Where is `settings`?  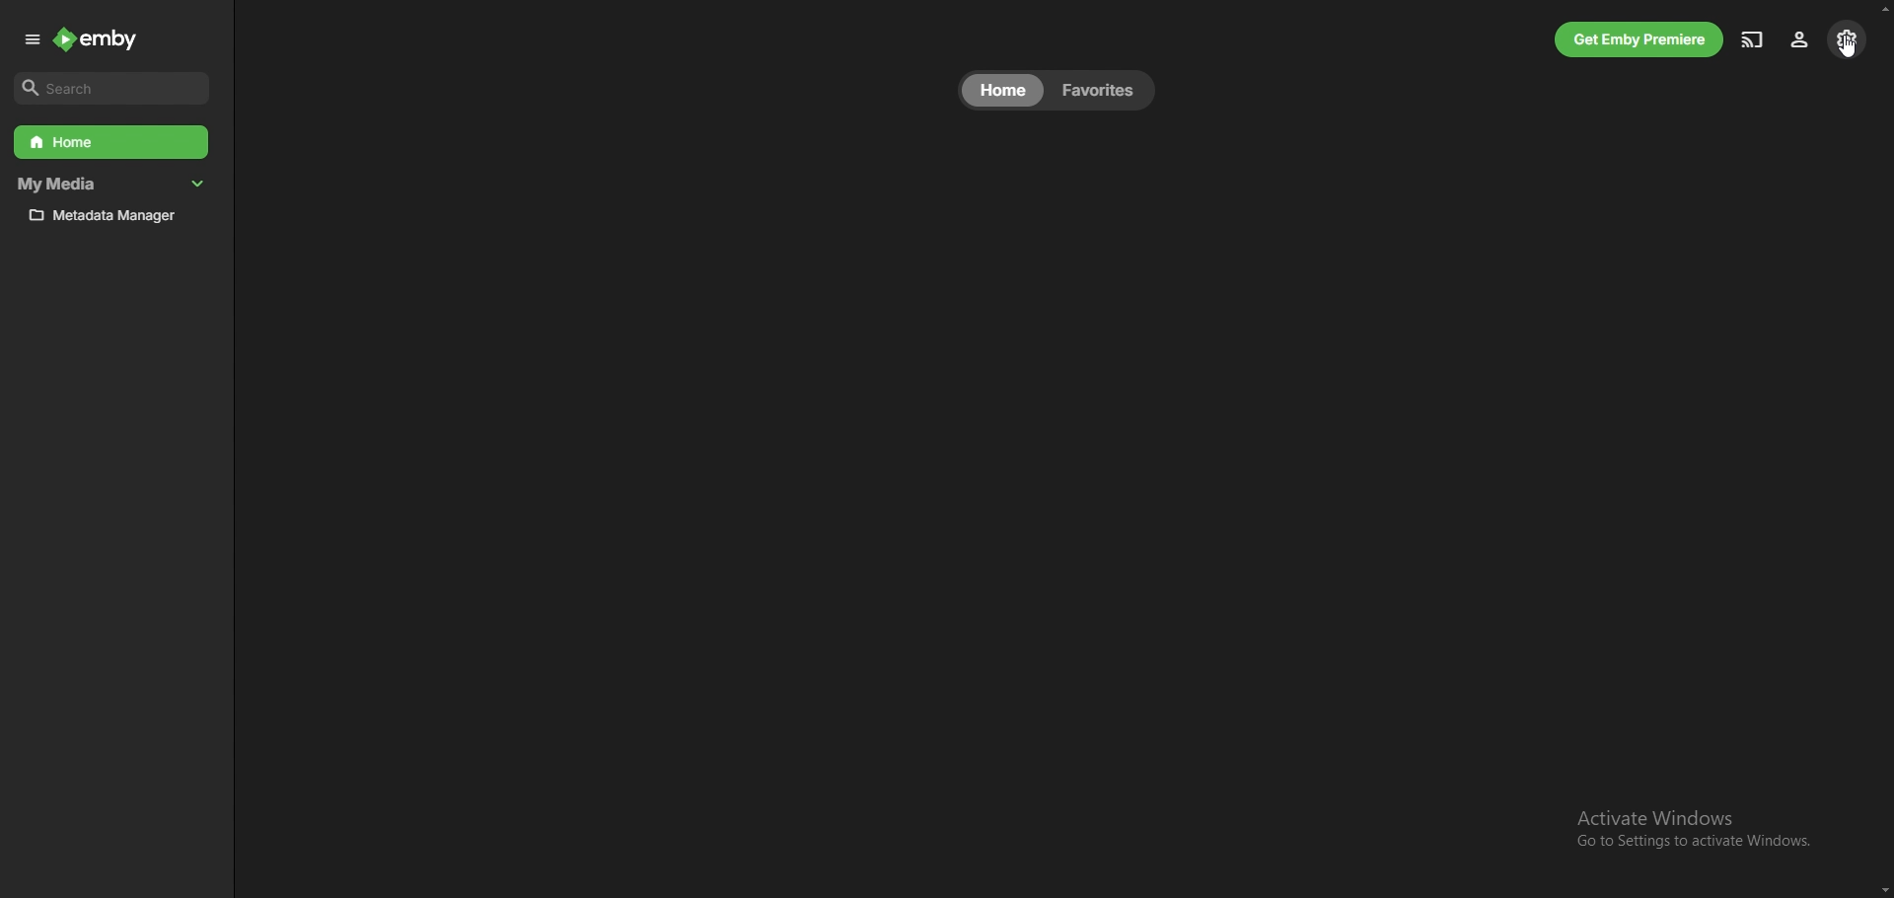 settings is located at coordinates (1846, 39).